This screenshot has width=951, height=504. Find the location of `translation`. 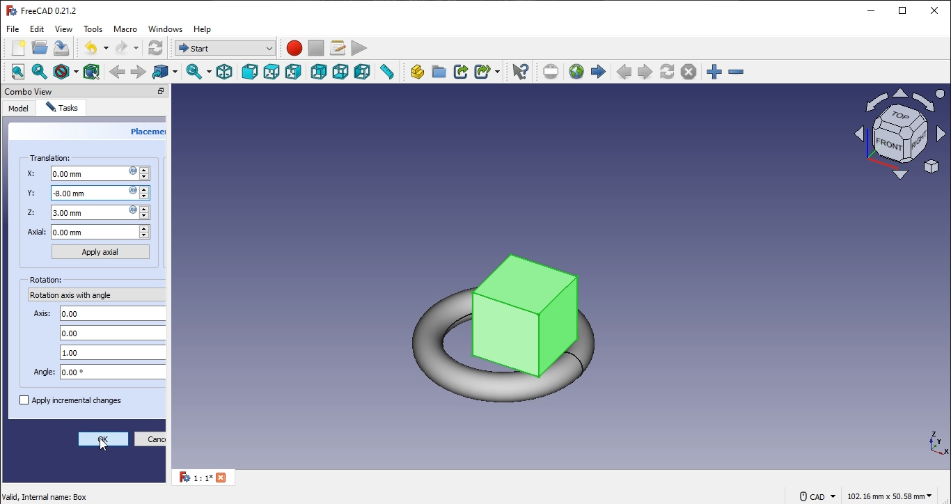

translation is located at coordinates (51, 158).